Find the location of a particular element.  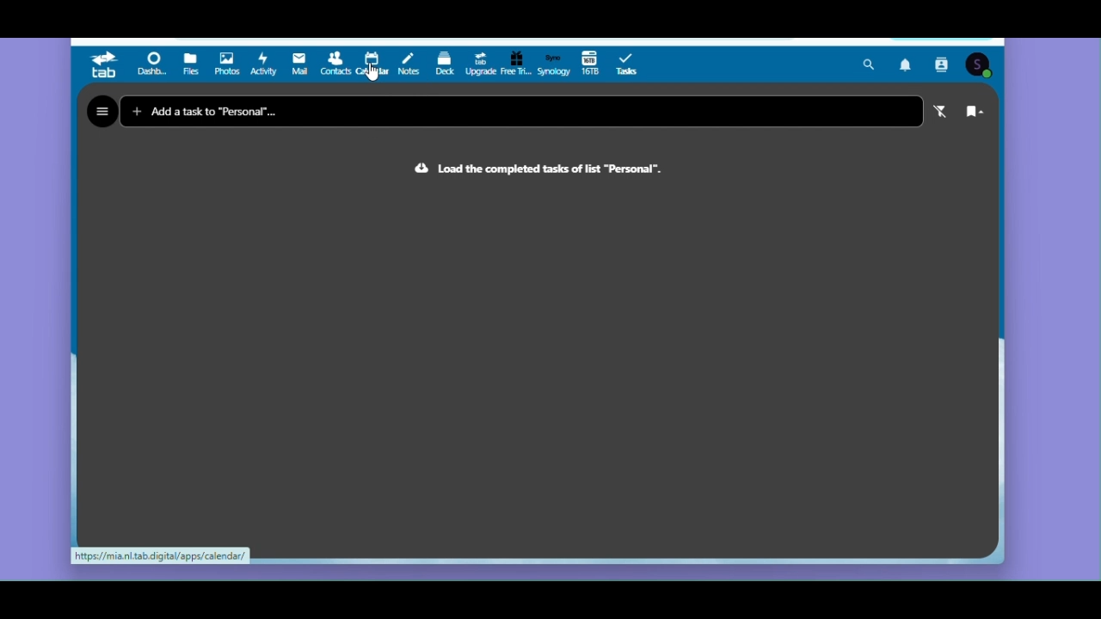

Tasks is located at coordinates (631, 64).